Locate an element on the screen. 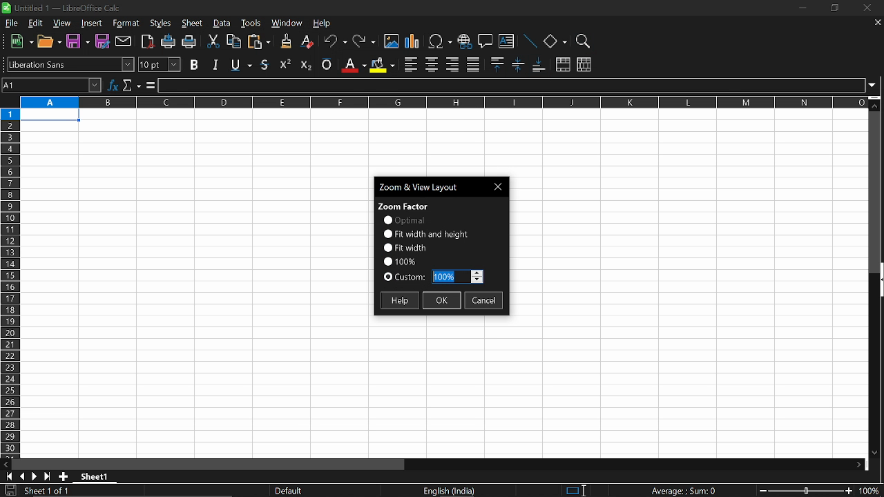 Image resolution: width=884 pixels, height=497 pixels. close is located at coordinates (865, 9).